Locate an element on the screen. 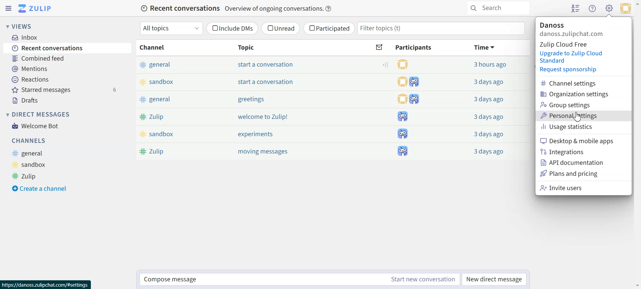 The width and height of the screenshot is (641, 289). moving messages is located at coordinates (264, 151).